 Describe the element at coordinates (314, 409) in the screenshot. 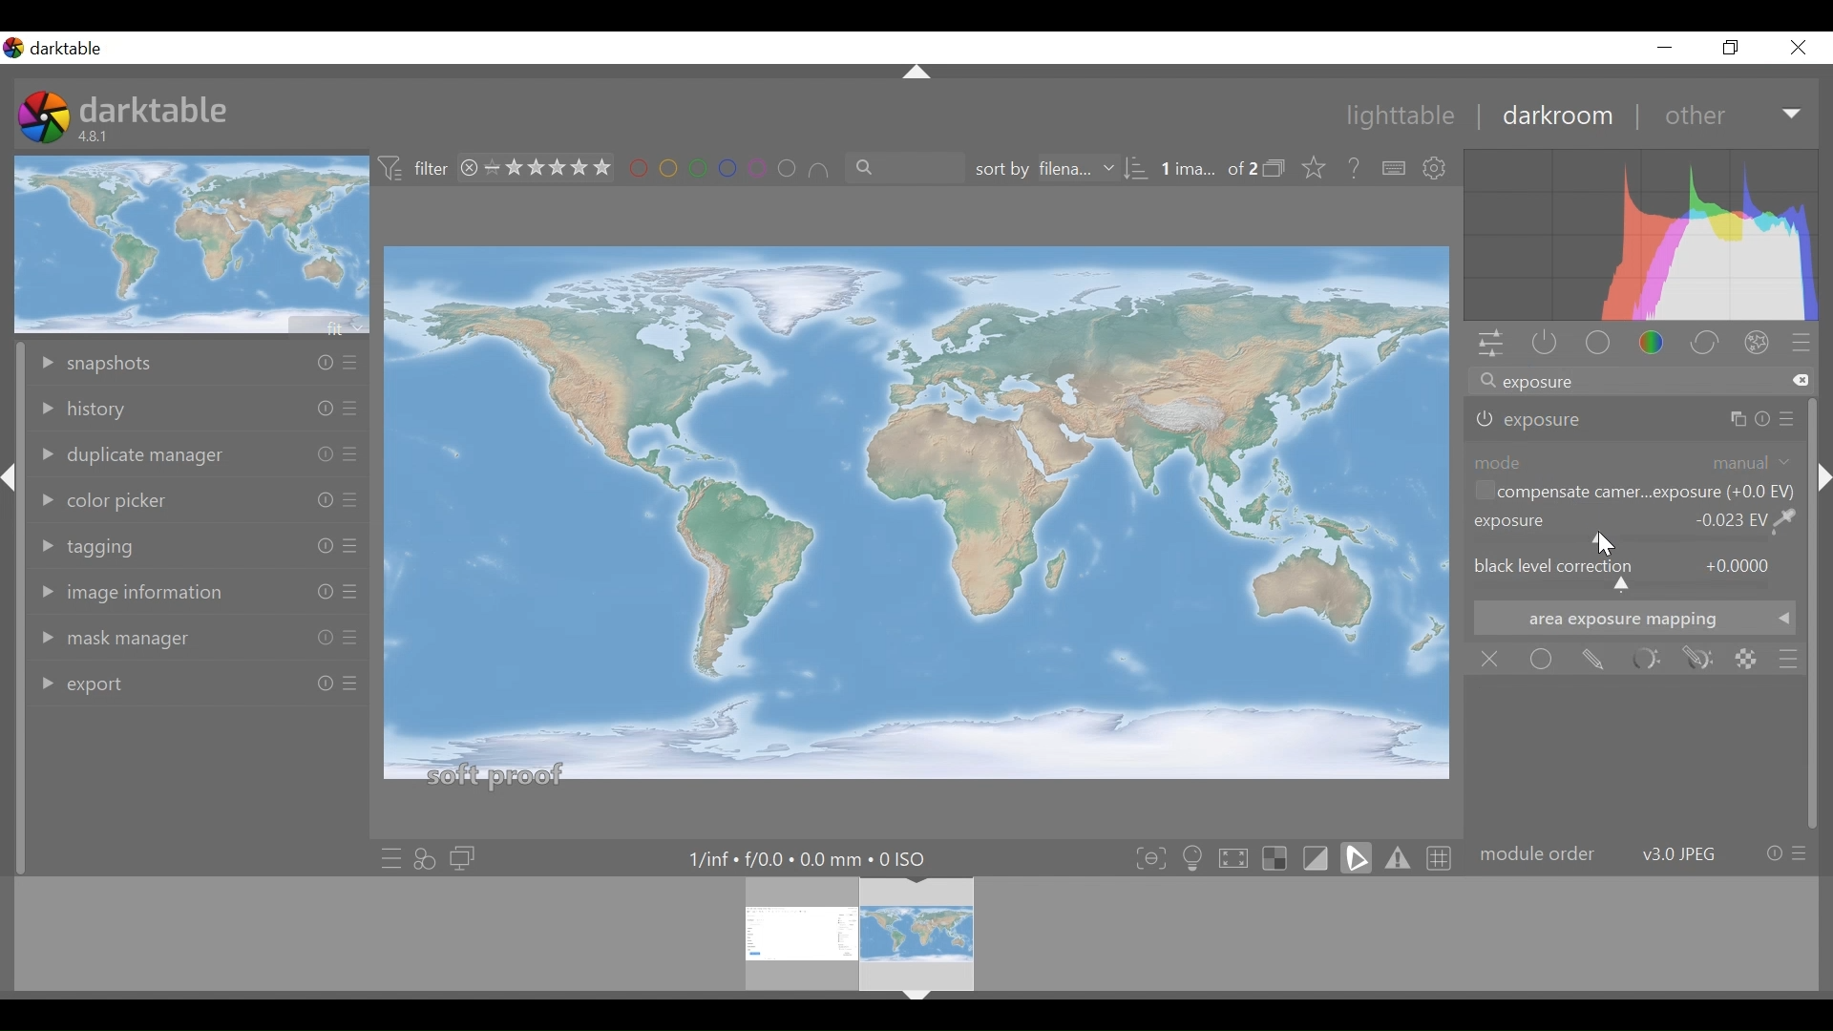

I see `` at that location.